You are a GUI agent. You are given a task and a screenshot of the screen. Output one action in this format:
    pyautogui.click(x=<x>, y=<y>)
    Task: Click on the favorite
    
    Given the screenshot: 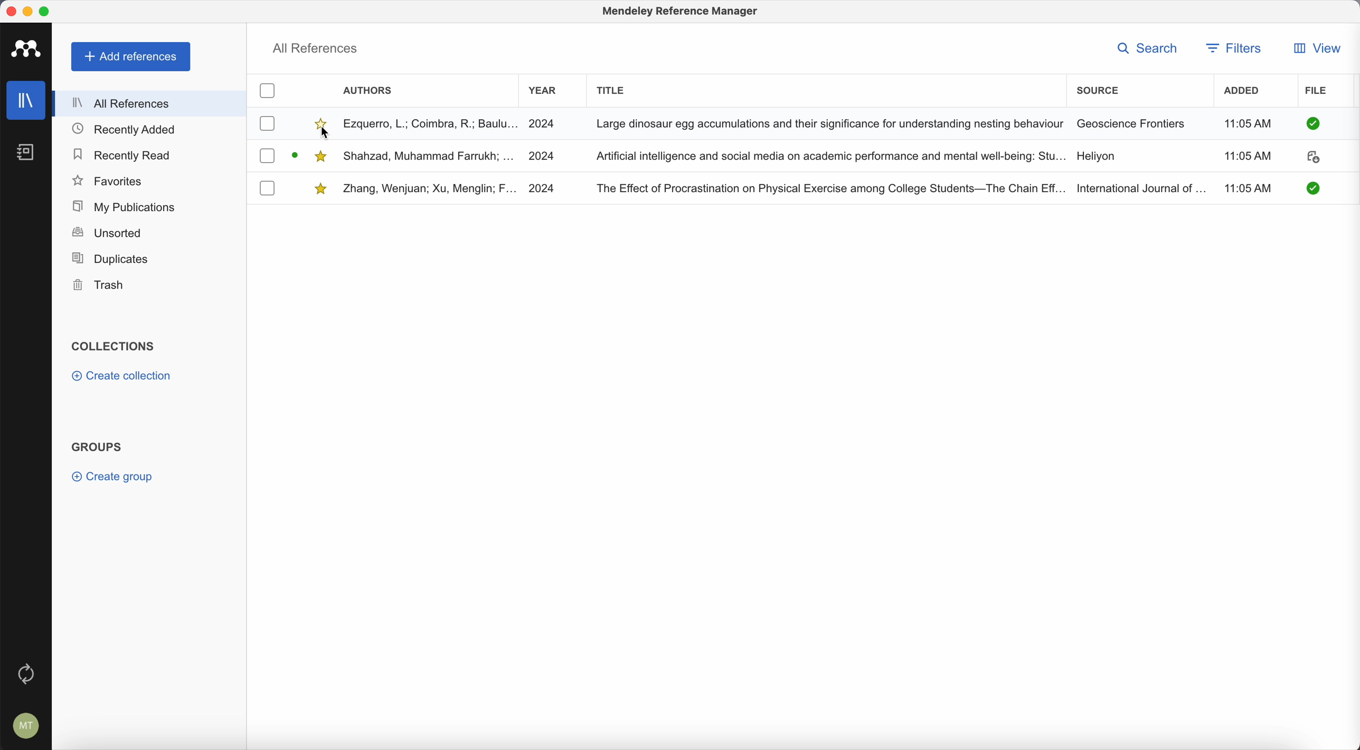 What is the action you would take?
    pyautogui.click(x=322, y=122)
    